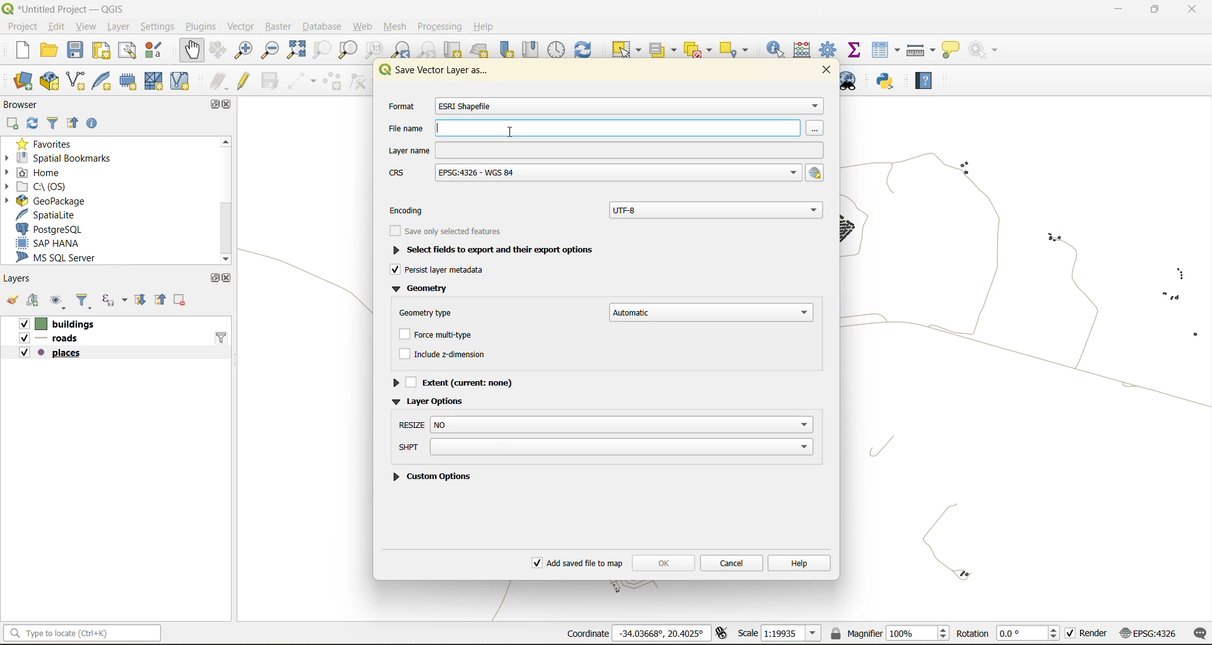 This screenshot has height=645, width=1212. What do you see at coordinates (426, 289) in the screenshot?
I see `Geometry` at bounding box center [426, 289].